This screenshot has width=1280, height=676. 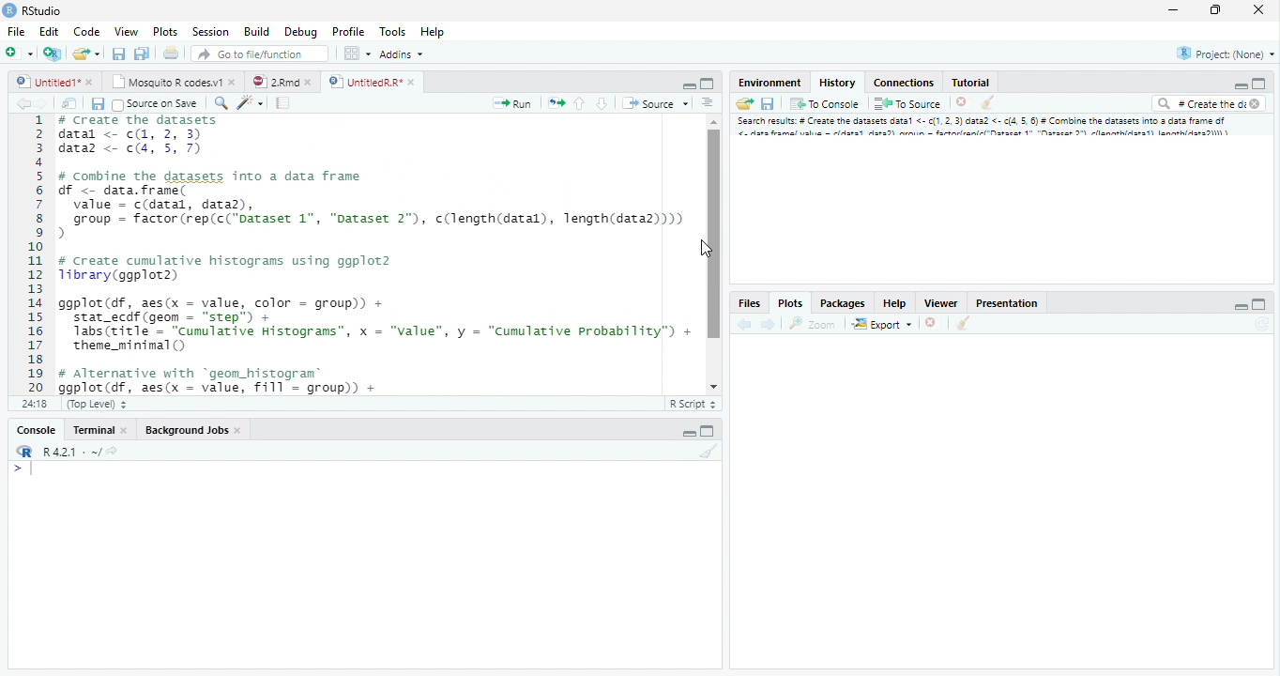 I want to click on Pages, so click(x=282, y=104).